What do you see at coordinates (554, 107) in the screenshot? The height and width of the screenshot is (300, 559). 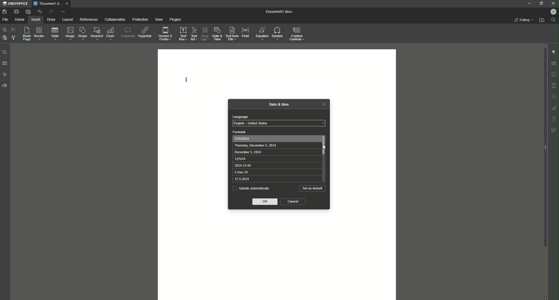 I see `graph settings` at bounding box center [554, 107].